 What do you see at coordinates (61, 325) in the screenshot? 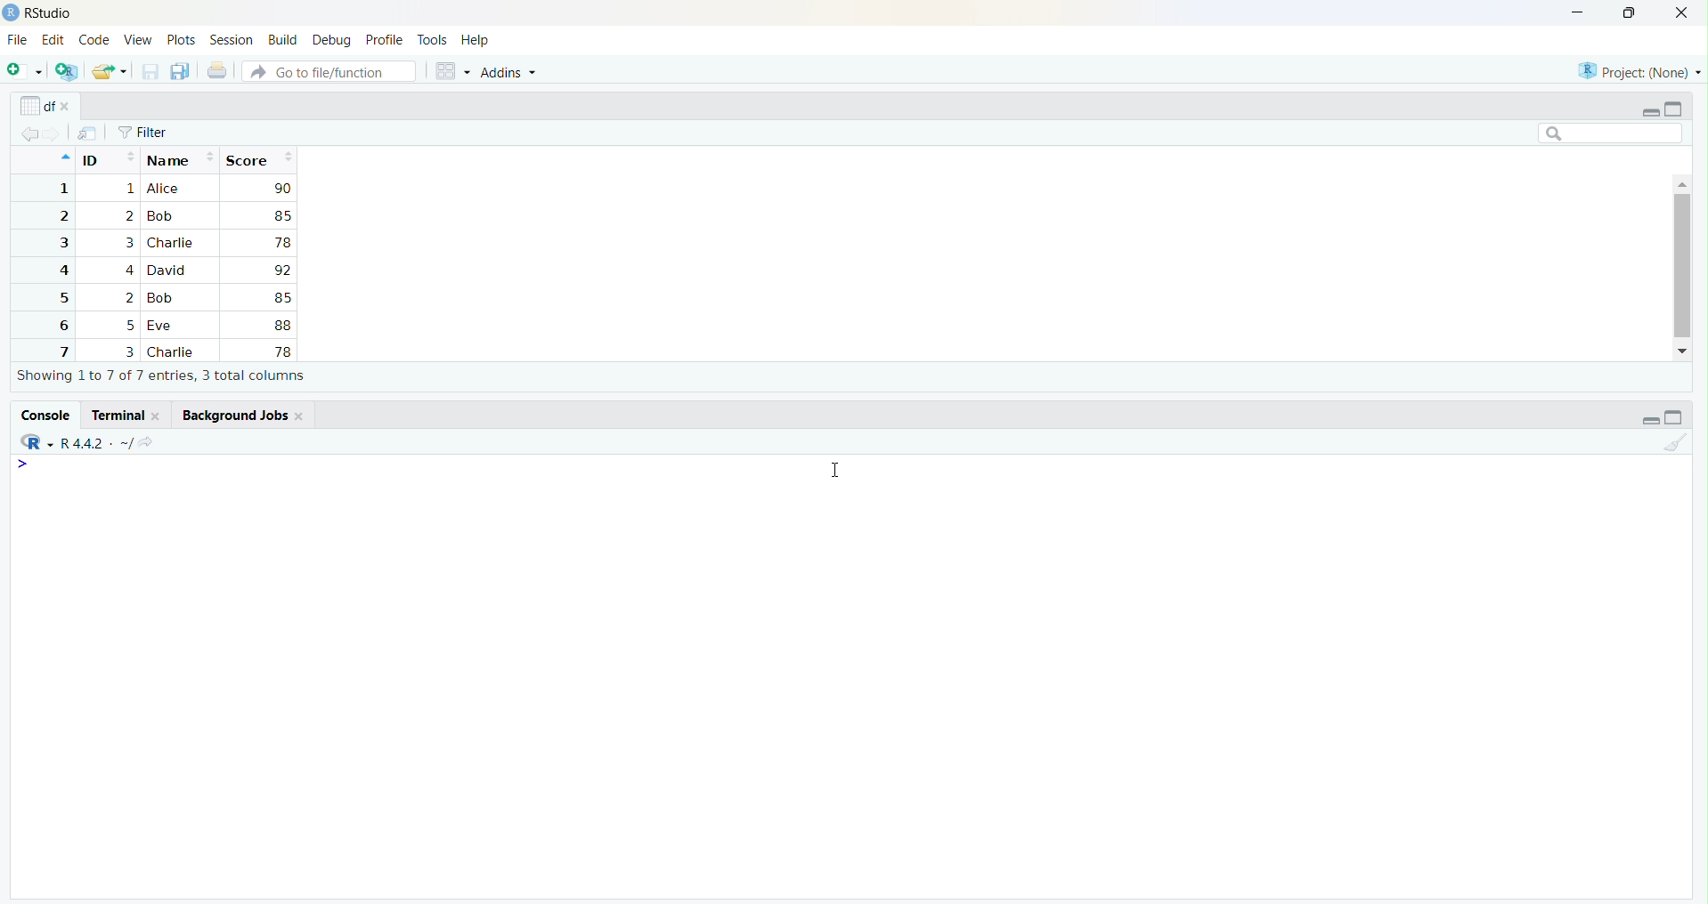
I see `6` at bounding box center [61, 325].